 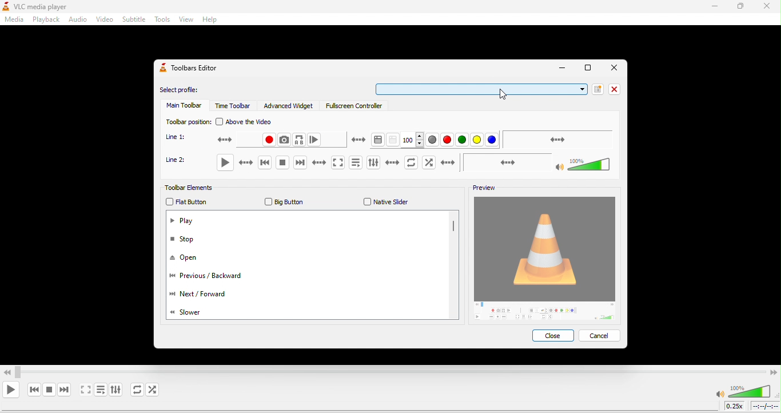 I want to click on take a snapshot, so click(x=285, y=140).